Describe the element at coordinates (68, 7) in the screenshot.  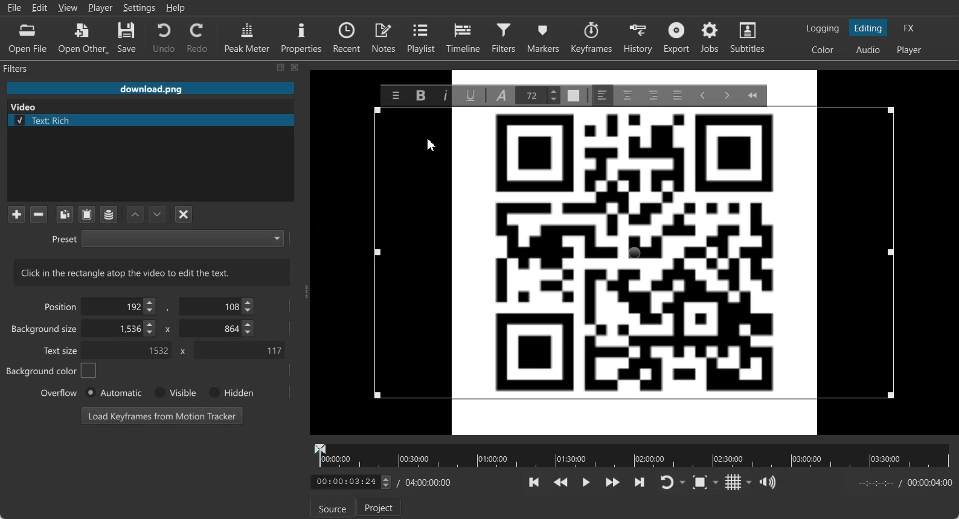
I see `View` at that location.